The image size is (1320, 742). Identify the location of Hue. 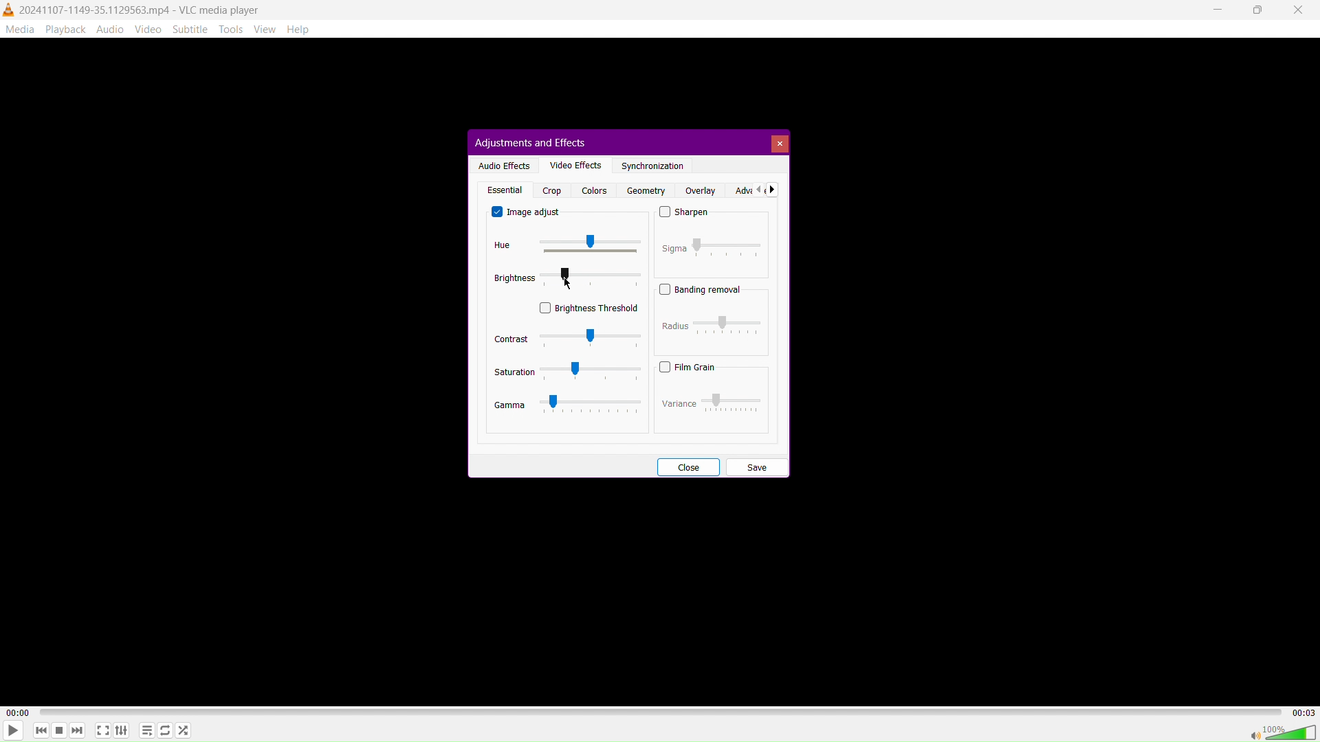
(561, 245).